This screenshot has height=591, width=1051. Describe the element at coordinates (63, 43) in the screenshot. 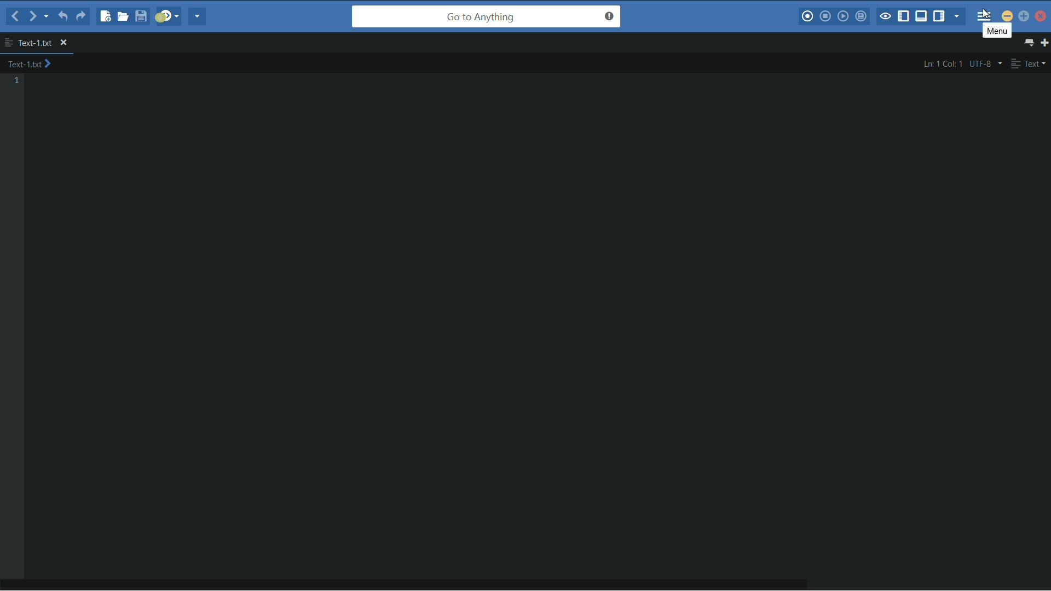

I see `close file` at that location.